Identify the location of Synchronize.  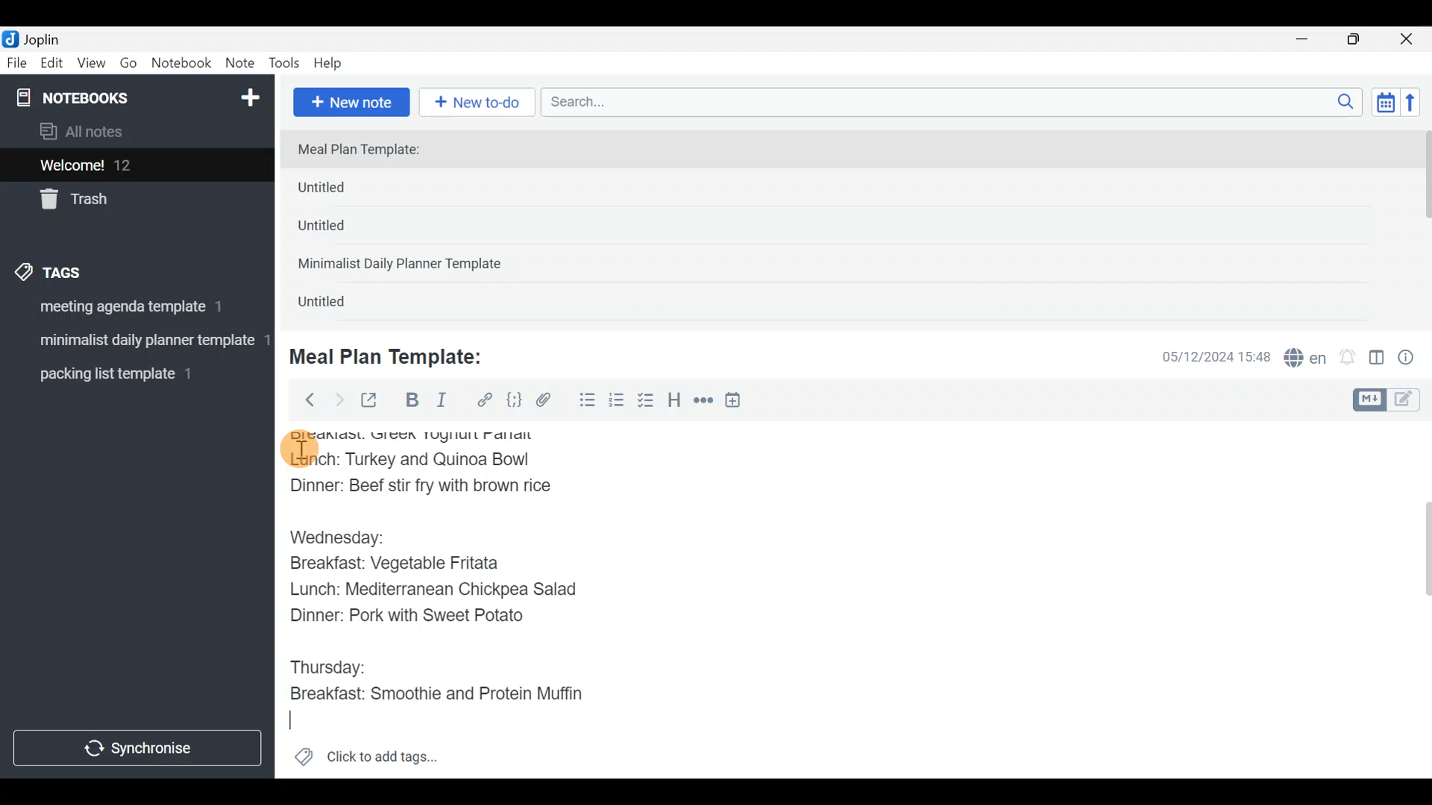
(139, 748).